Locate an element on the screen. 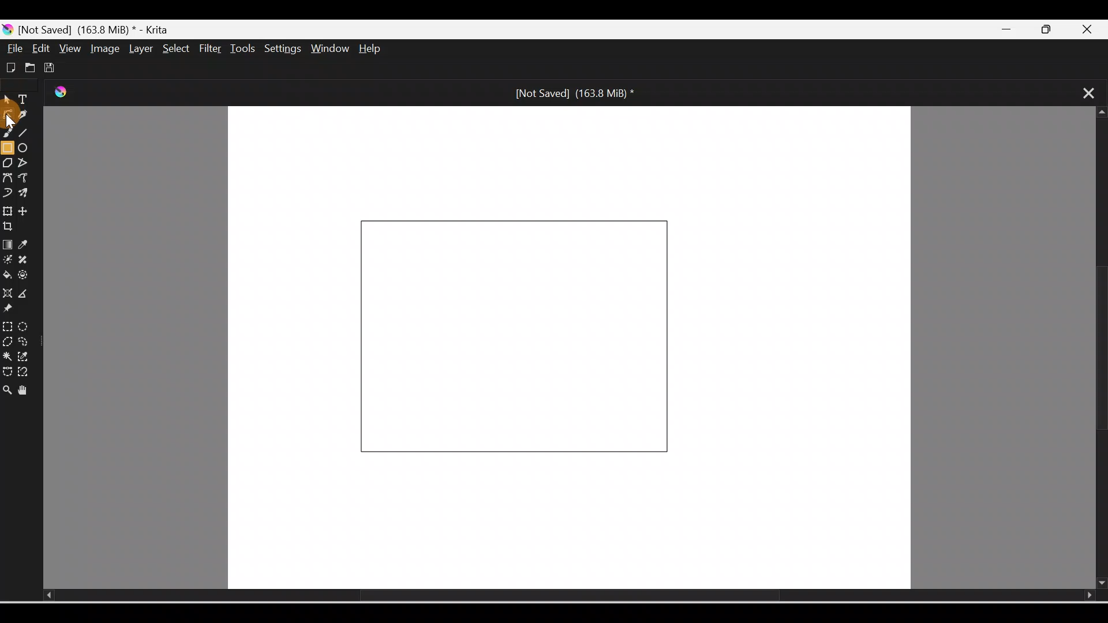 Image resolution: width=1108 pixels, height=623 pixels. Fill a contiguous area of color with color is located at coordinates (8, 276).